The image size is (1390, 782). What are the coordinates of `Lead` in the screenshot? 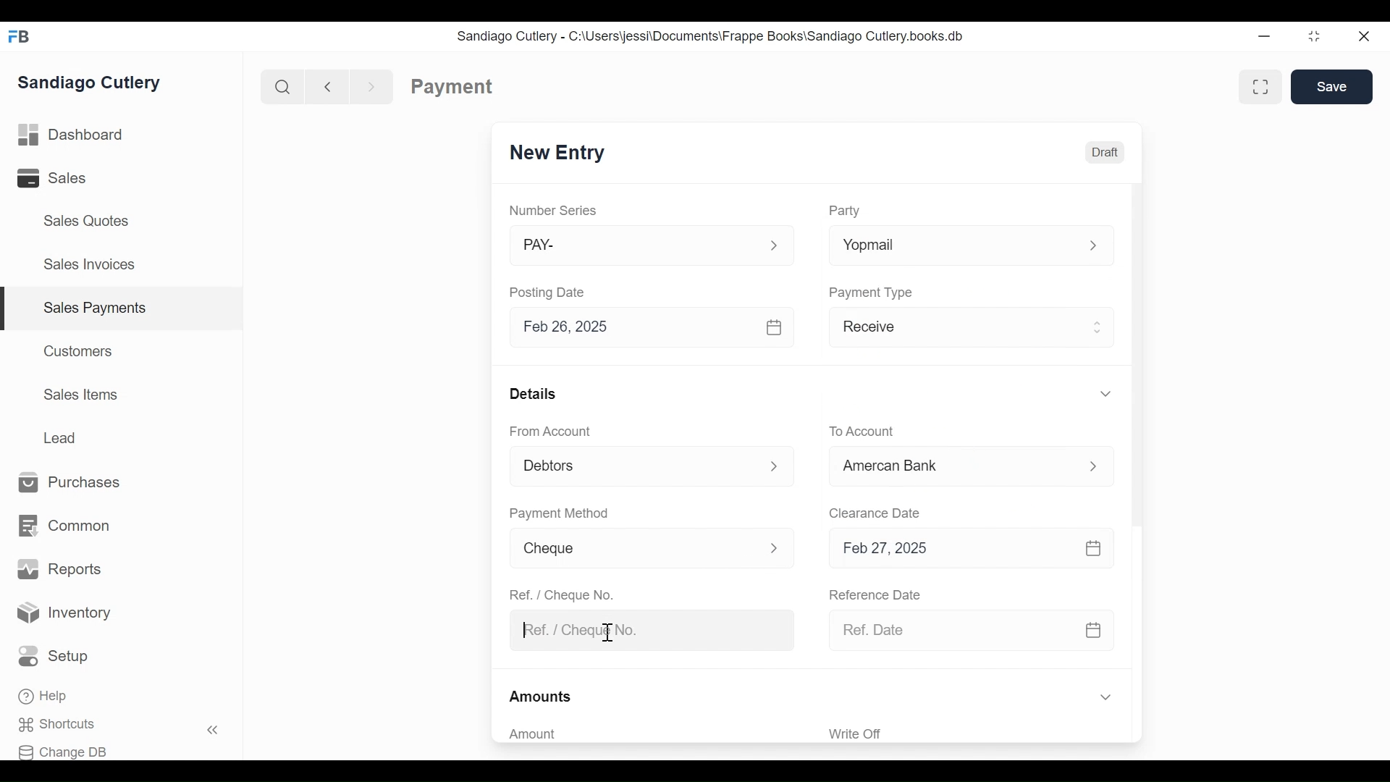 It's located at (62, 436).